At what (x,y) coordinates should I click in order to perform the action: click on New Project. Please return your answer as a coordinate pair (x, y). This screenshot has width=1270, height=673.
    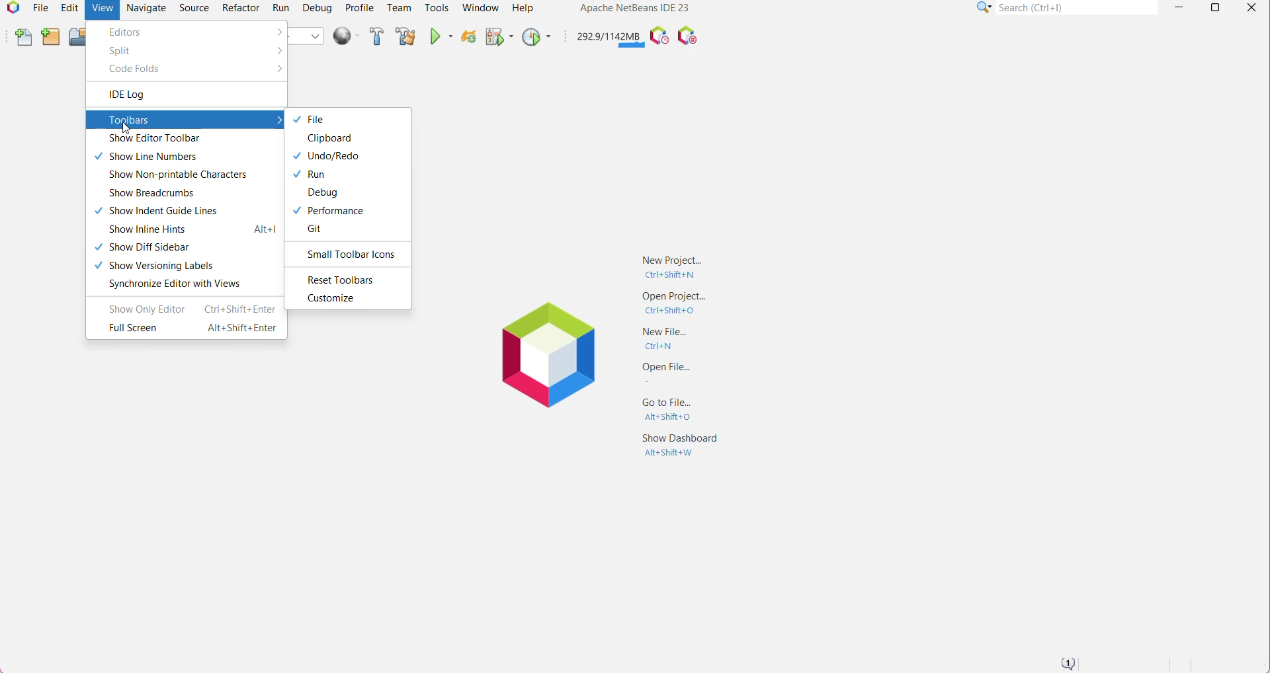
    Looking at the image, I should click on (672, 266).